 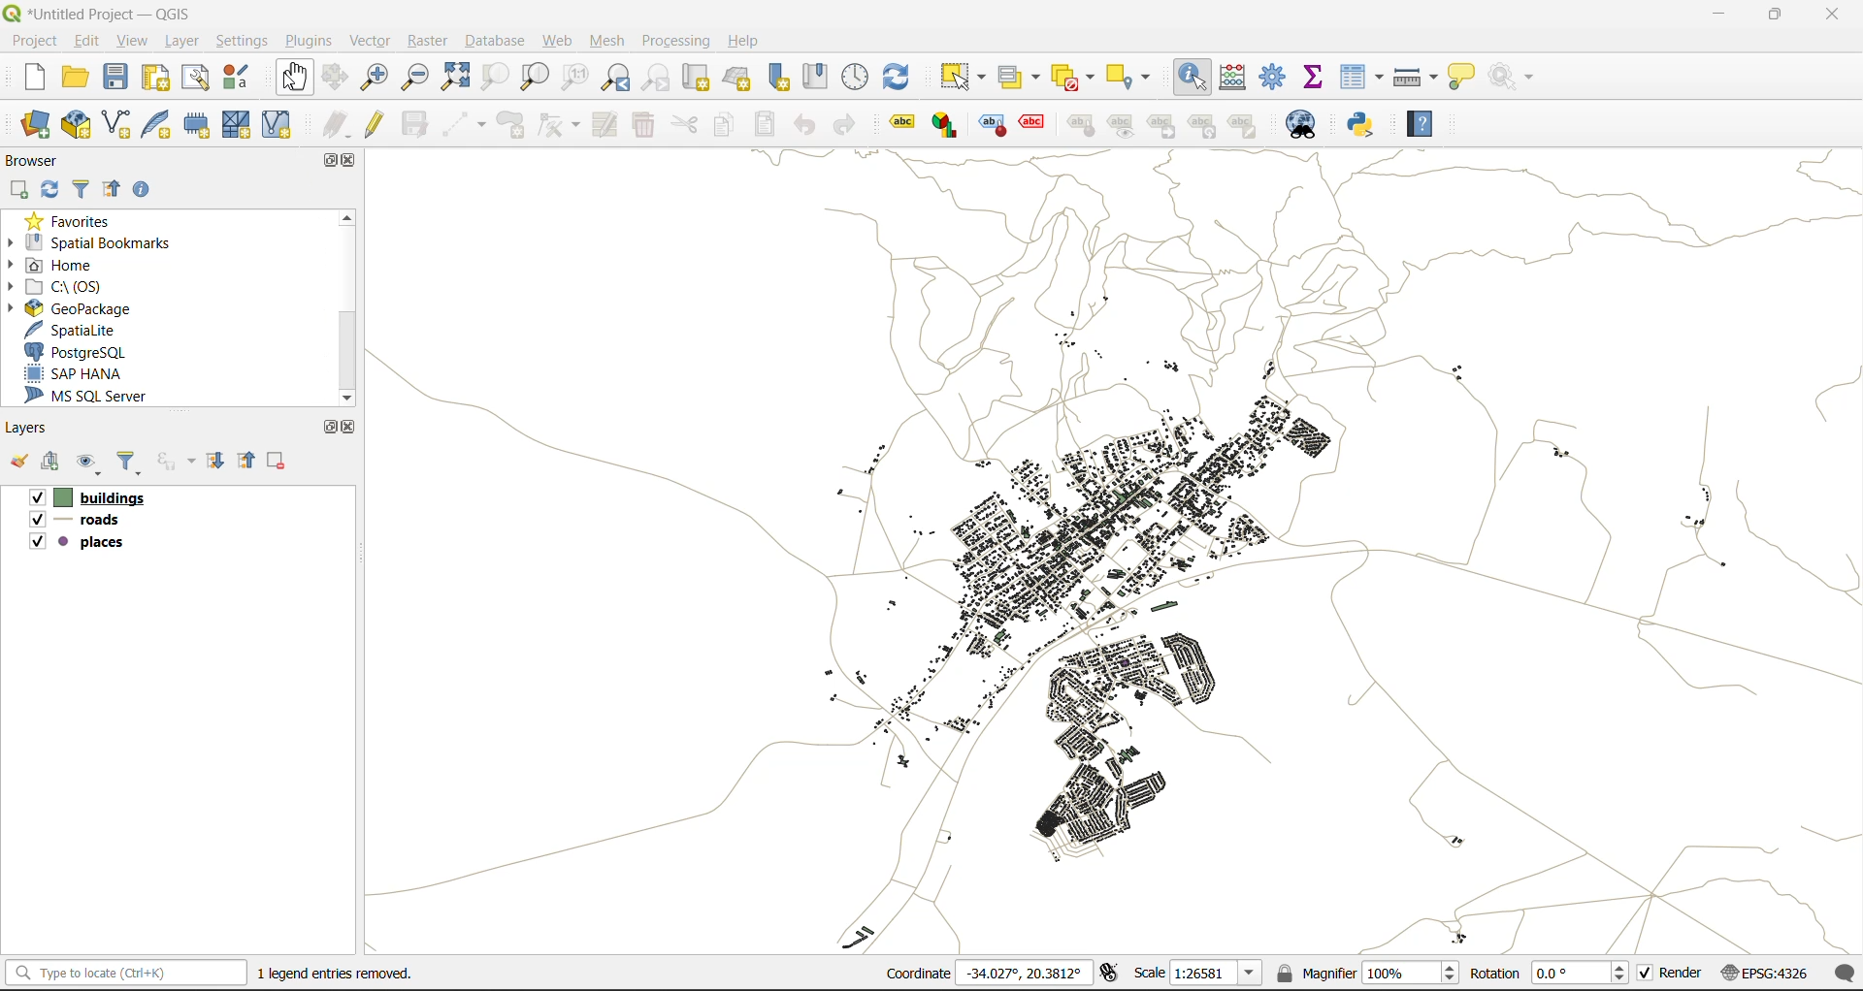 I want to click on Style, so click(x=992, y=124).